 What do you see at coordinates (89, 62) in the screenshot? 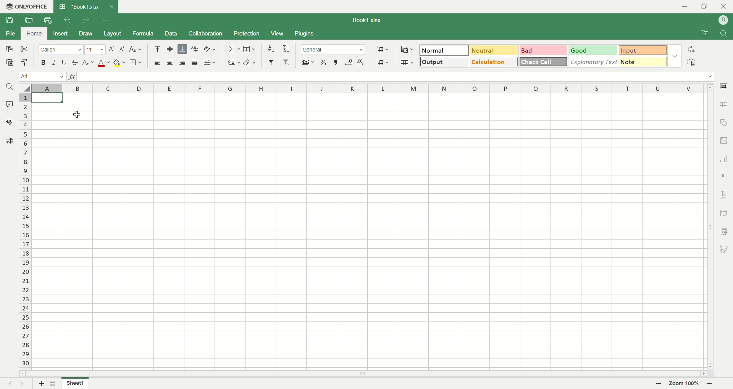
I see `subscript/superscript` at bounding box center [89, 62].